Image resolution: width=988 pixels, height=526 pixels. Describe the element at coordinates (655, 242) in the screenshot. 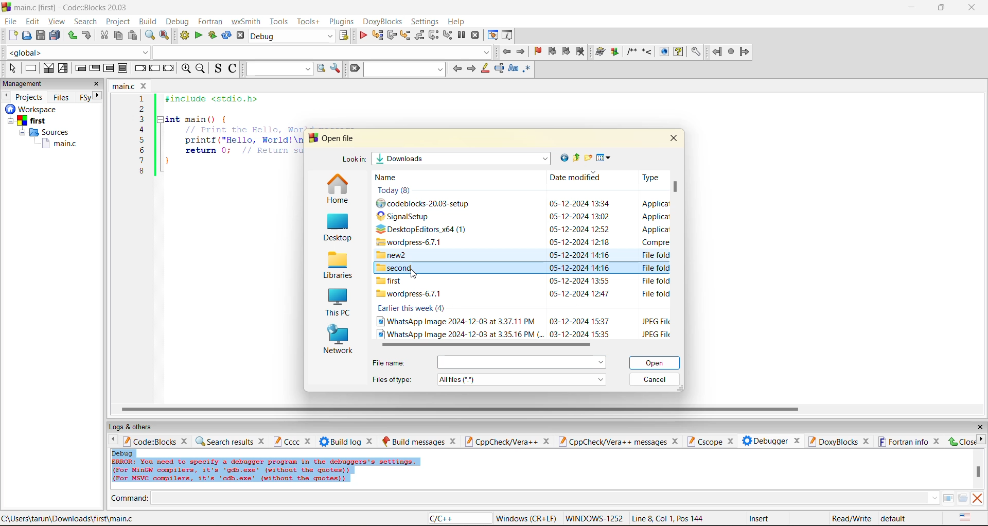

I see `type` at that location.